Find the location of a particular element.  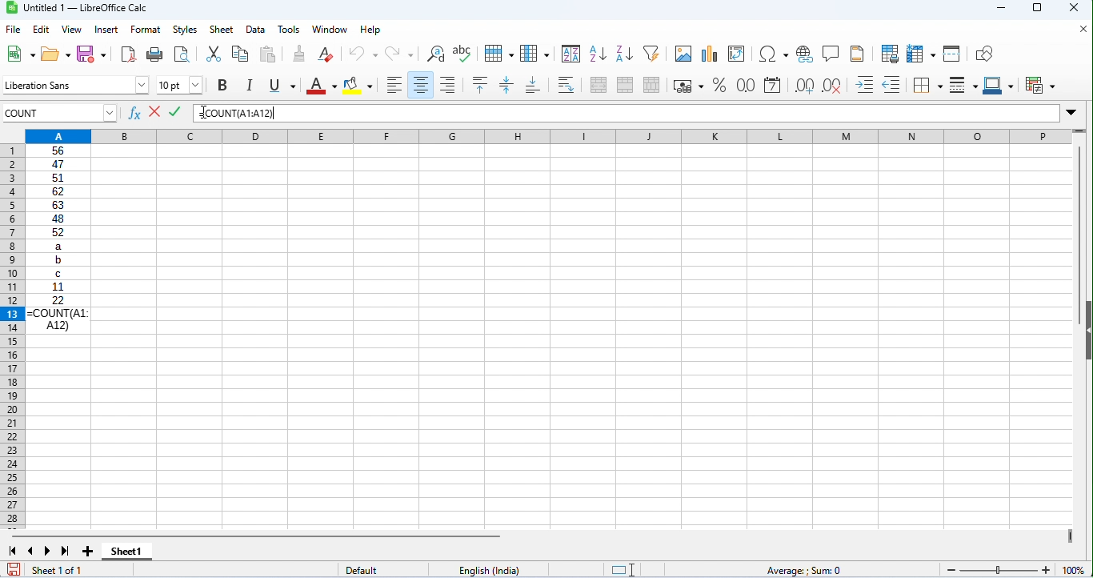

font style input is located at coordinates (67, 85).